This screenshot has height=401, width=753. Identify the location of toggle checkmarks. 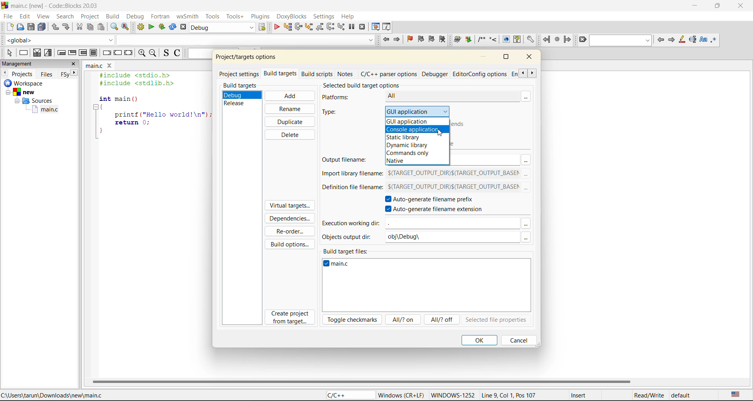
(353, 320).